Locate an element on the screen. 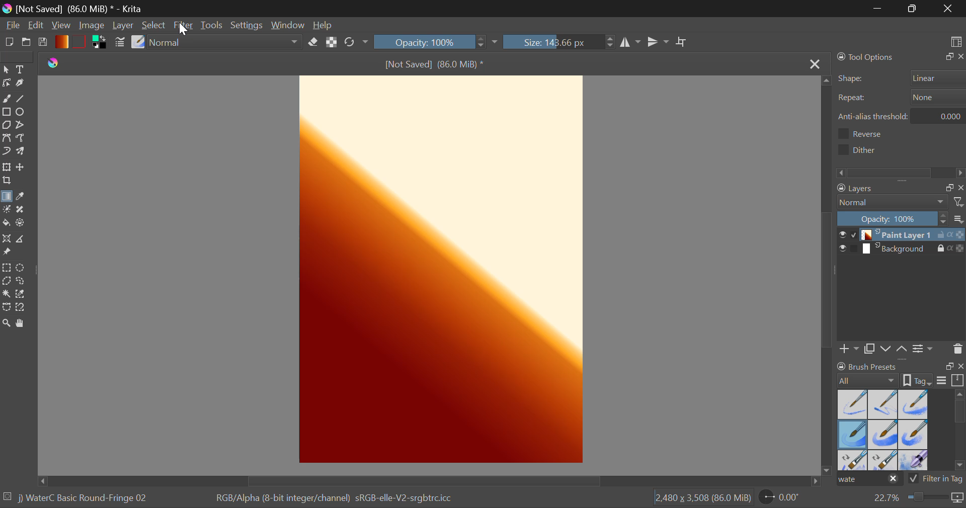  horizontal scroll bar is located at coordinates (960, 431).